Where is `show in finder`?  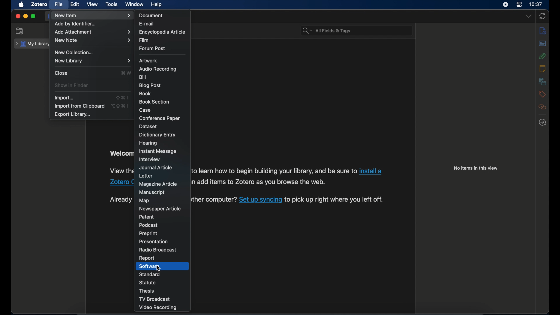 show in finder is located at coordinates (72, 85).